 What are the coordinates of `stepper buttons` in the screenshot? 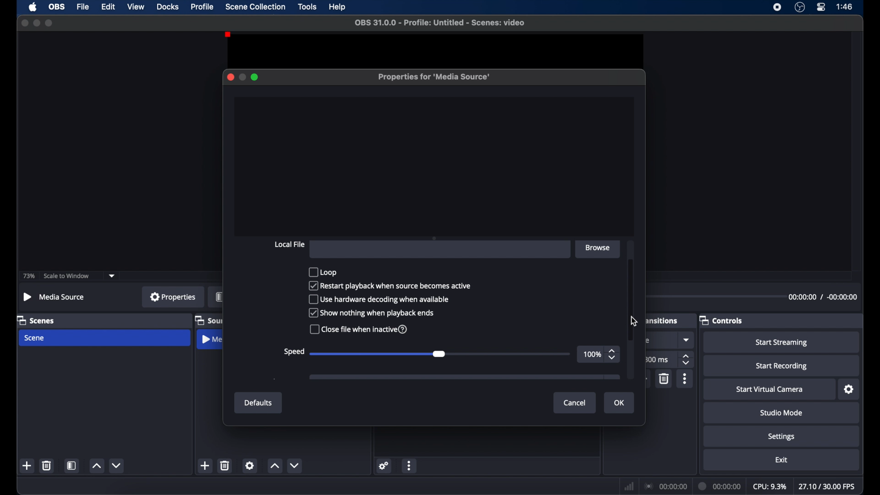 It's located at (687, 360).